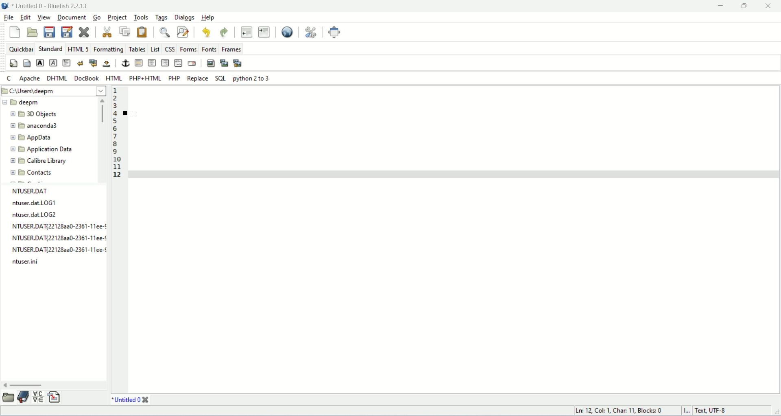 This screenshot has width=781, height=416. What do you see at coordinates (52, 7) in the screenshot?
I see `file` at bounding box center [52, 7].